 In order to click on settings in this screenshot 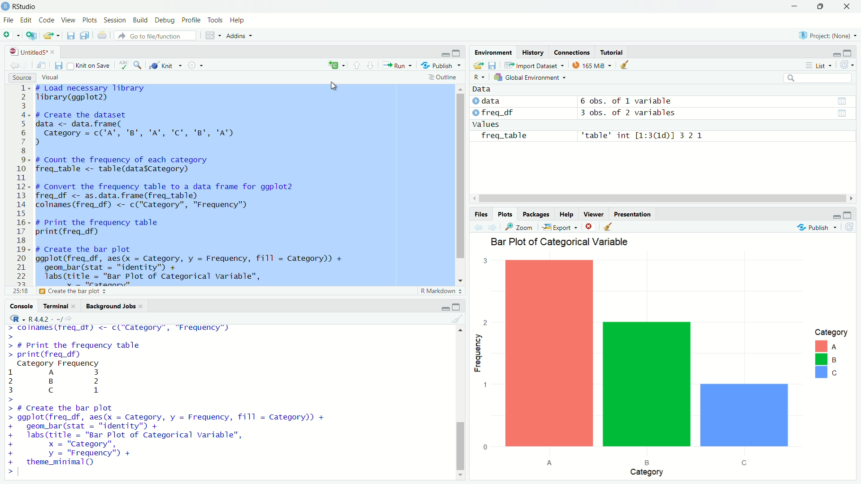, I will do `click(195, 65)`.